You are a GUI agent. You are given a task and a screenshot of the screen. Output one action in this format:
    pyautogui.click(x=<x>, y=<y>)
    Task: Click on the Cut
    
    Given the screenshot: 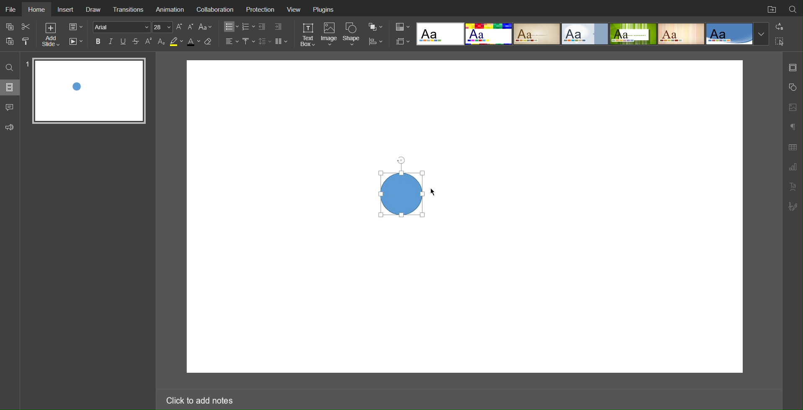 What is the action you would take?
    pyautogui.click(x=27, y=26)
    